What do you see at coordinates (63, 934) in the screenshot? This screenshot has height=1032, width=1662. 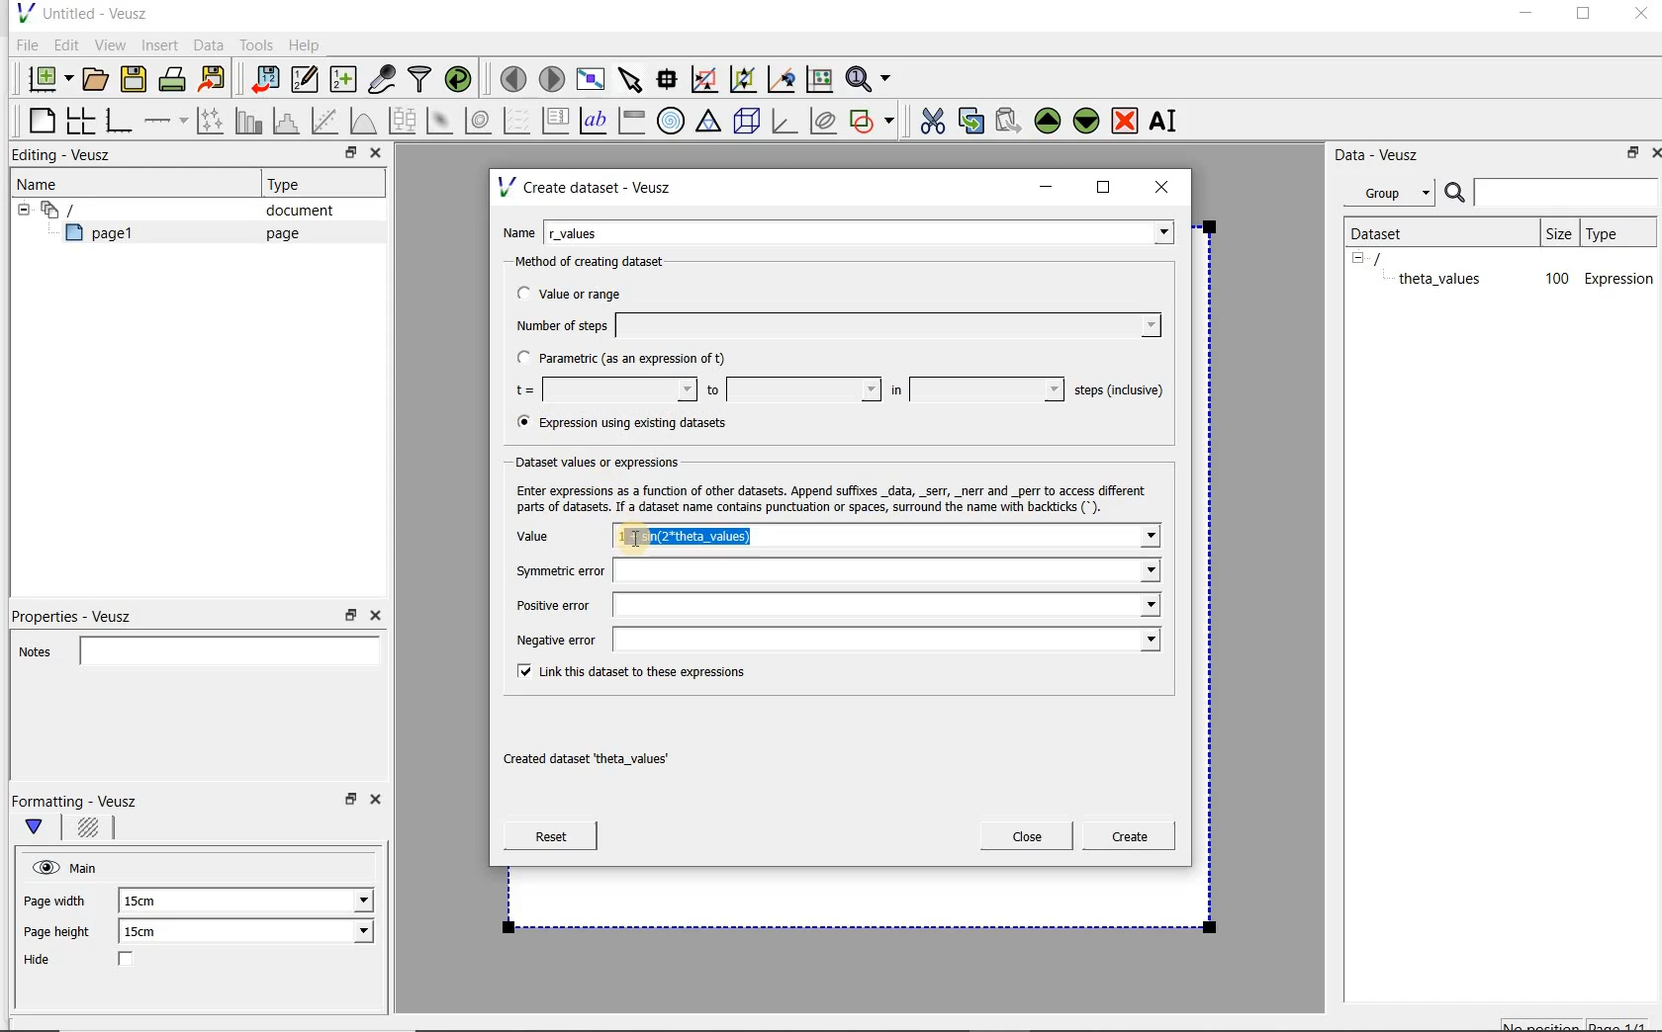 I see `Page height` at bounding box center [63, 934].